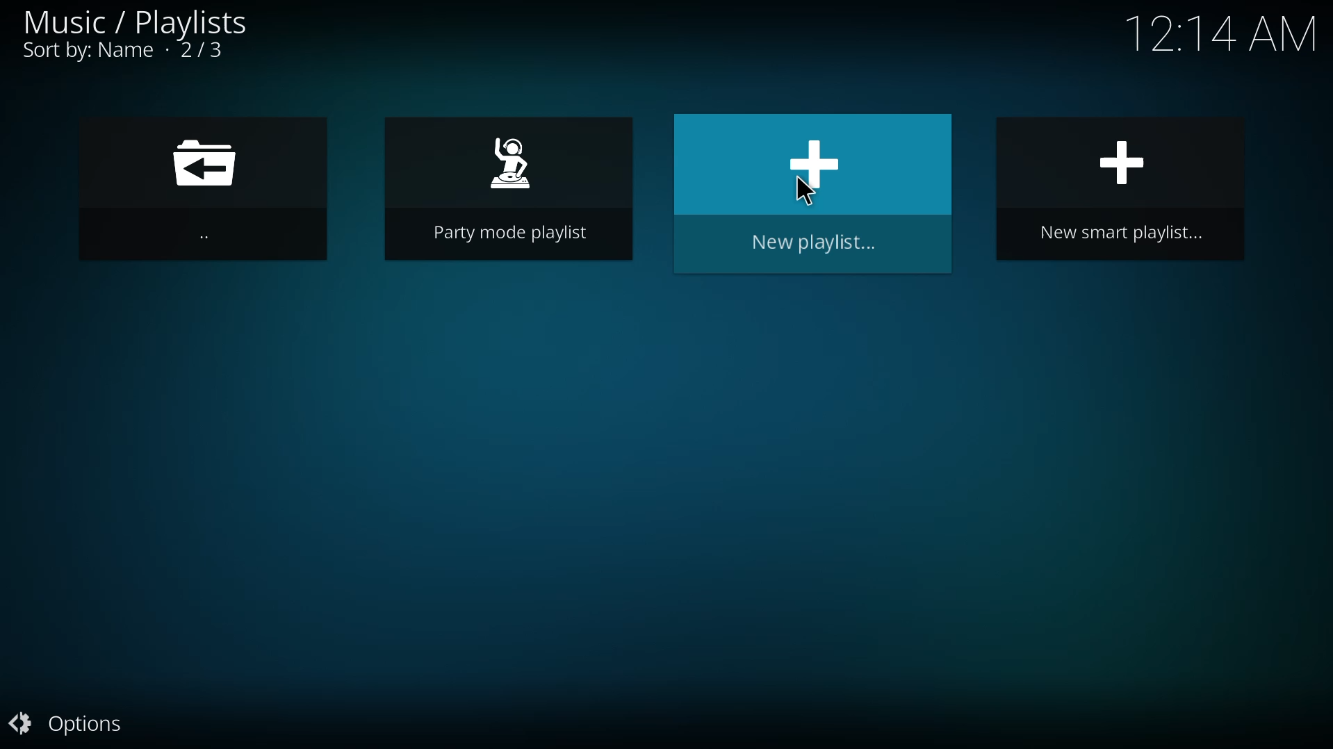 Image resolution: width=1333 pixels, height=749 pixels. What do you see at coordinates (802, 195) in the screenshot?
I see `new playlist` at bounding box center [802, 195].